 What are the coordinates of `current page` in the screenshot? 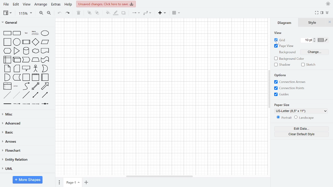 It's located at (73, 182).